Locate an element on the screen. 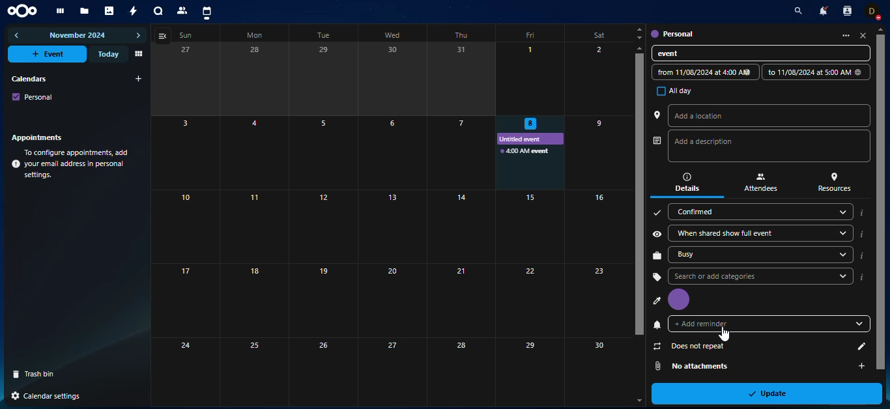 The width and height of the screenshot is (890, 409). event is located at coordinates (681, 54).